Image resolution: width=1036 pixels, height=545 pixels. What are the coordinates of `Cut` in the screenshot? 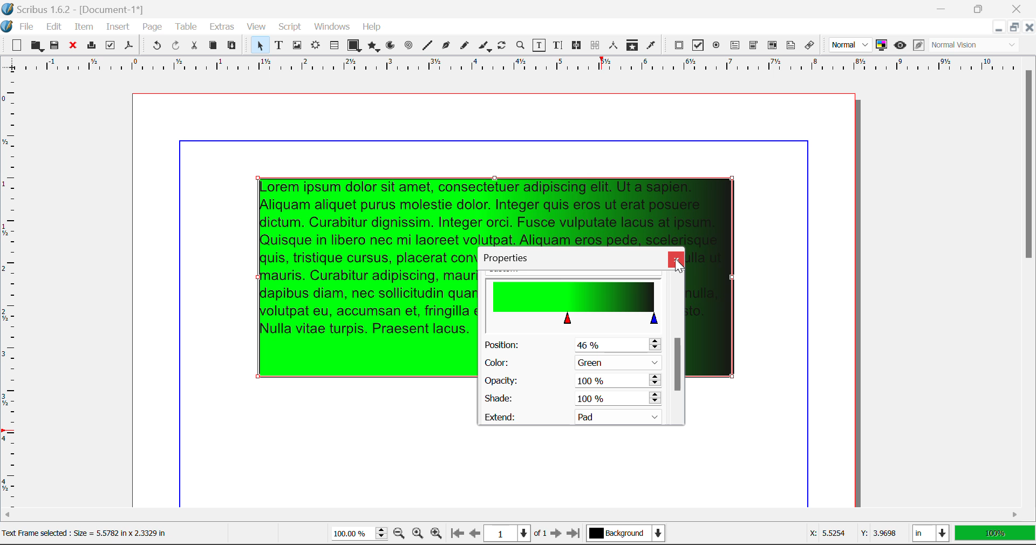 It's located at (194, 46).